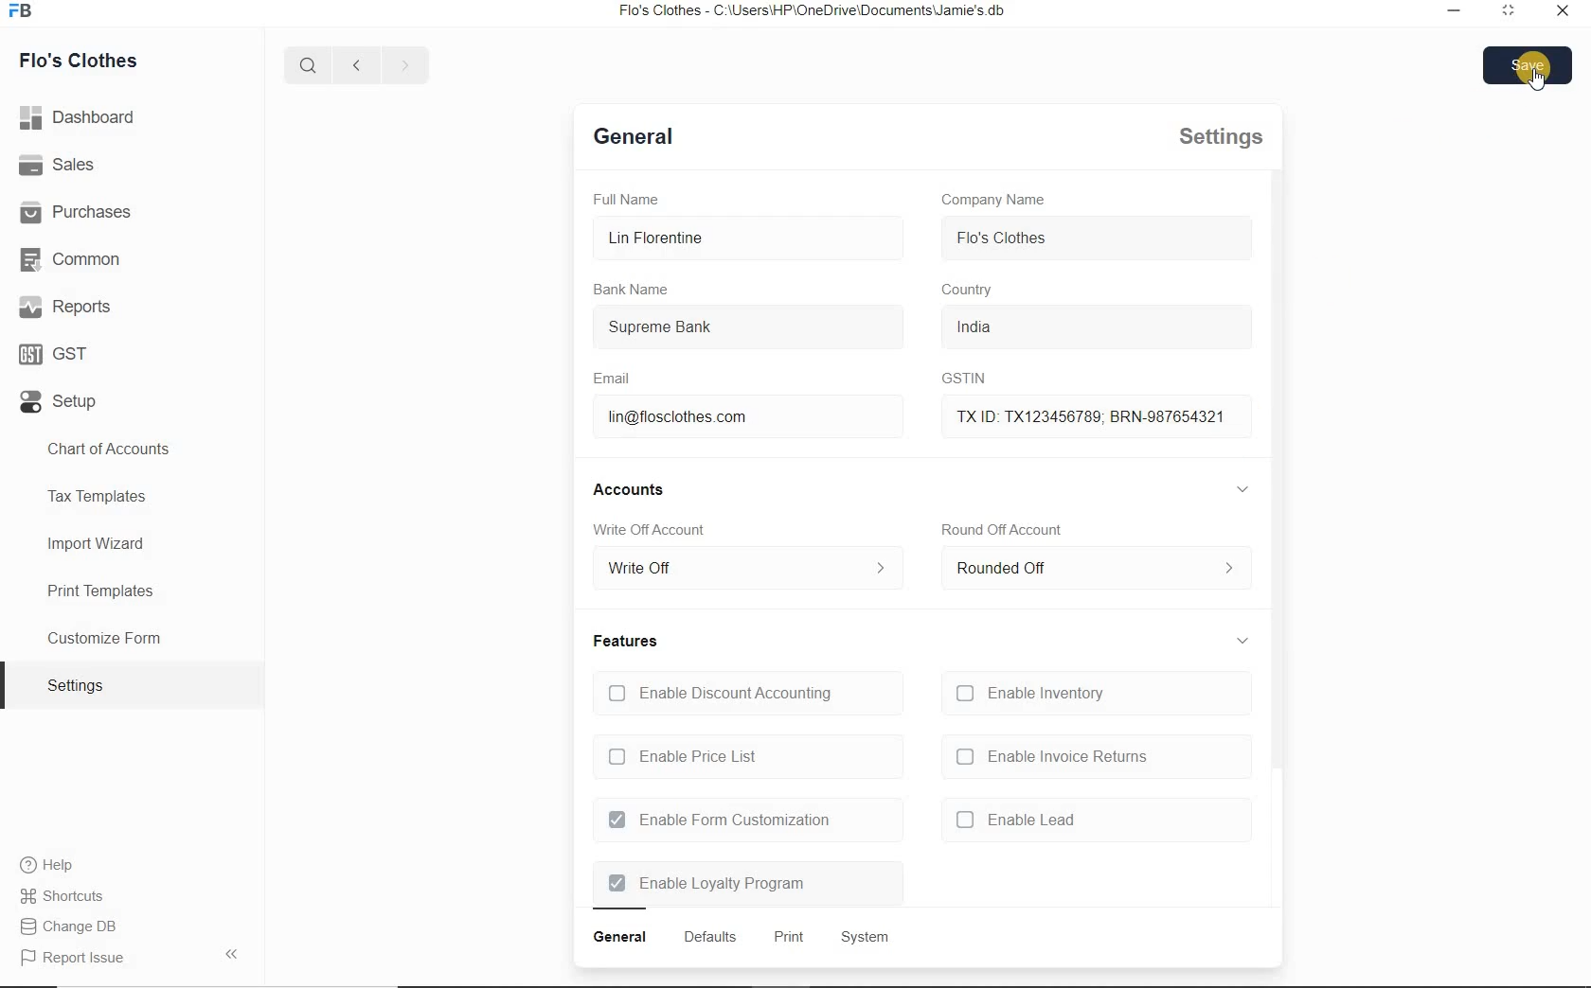  Describe the element at coordinates (402, 65) in the screenshot. I see `next` at that location.